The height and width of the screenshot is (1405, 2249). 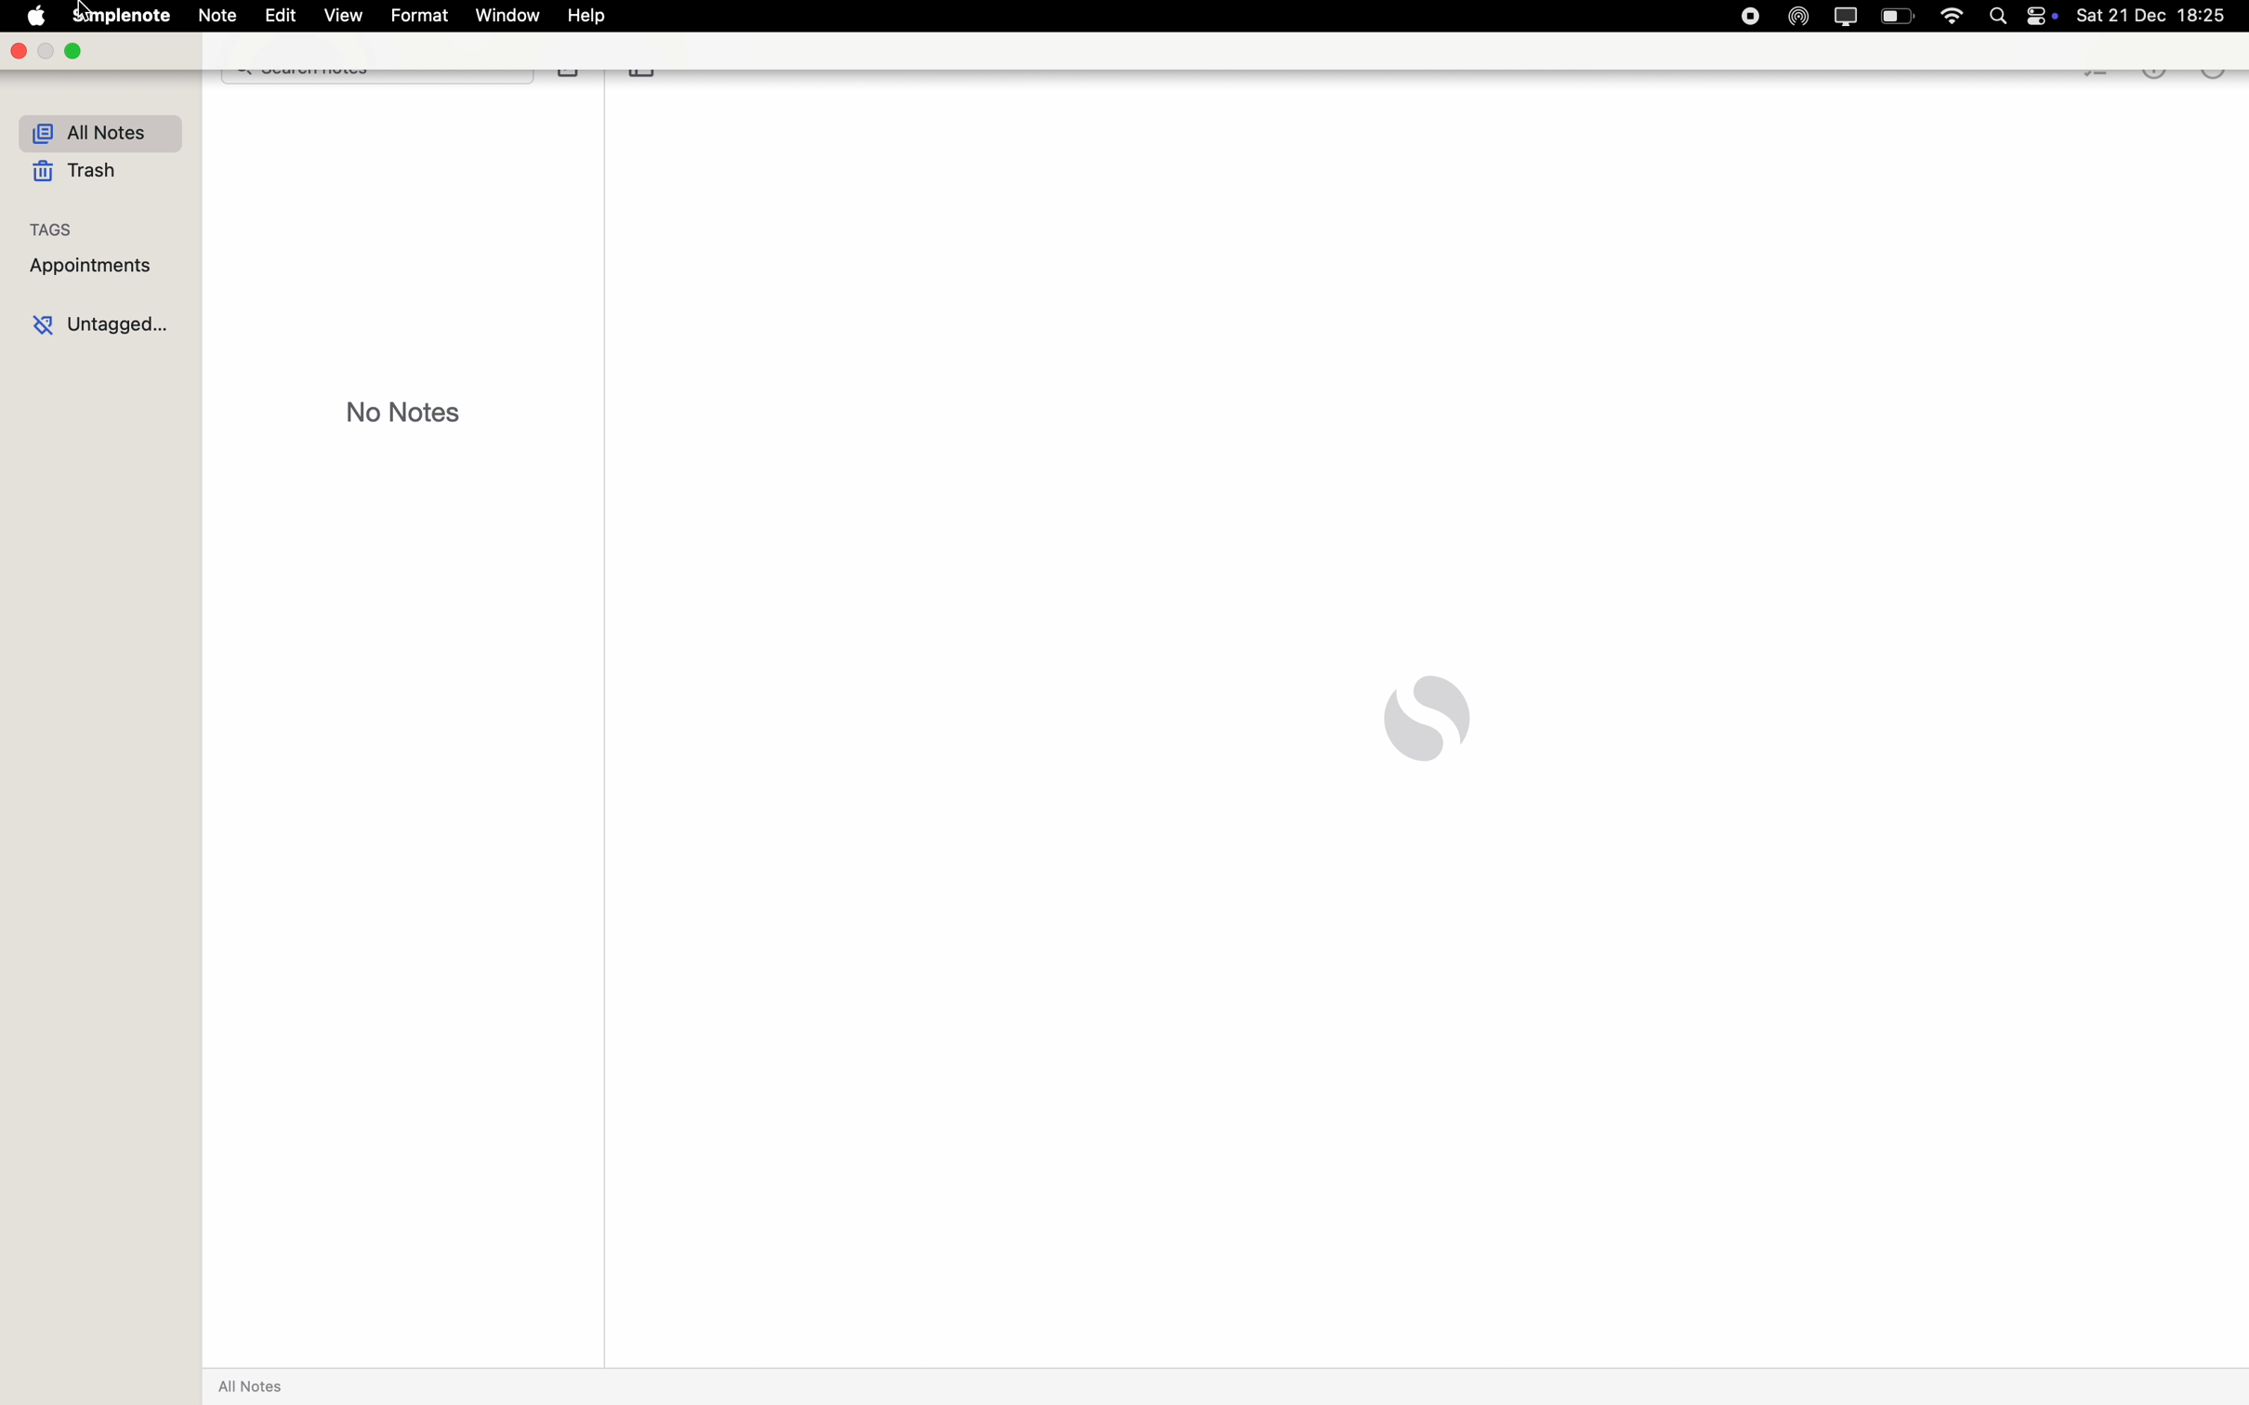 I want to click on Simplenote, so click(x=134, y=14).